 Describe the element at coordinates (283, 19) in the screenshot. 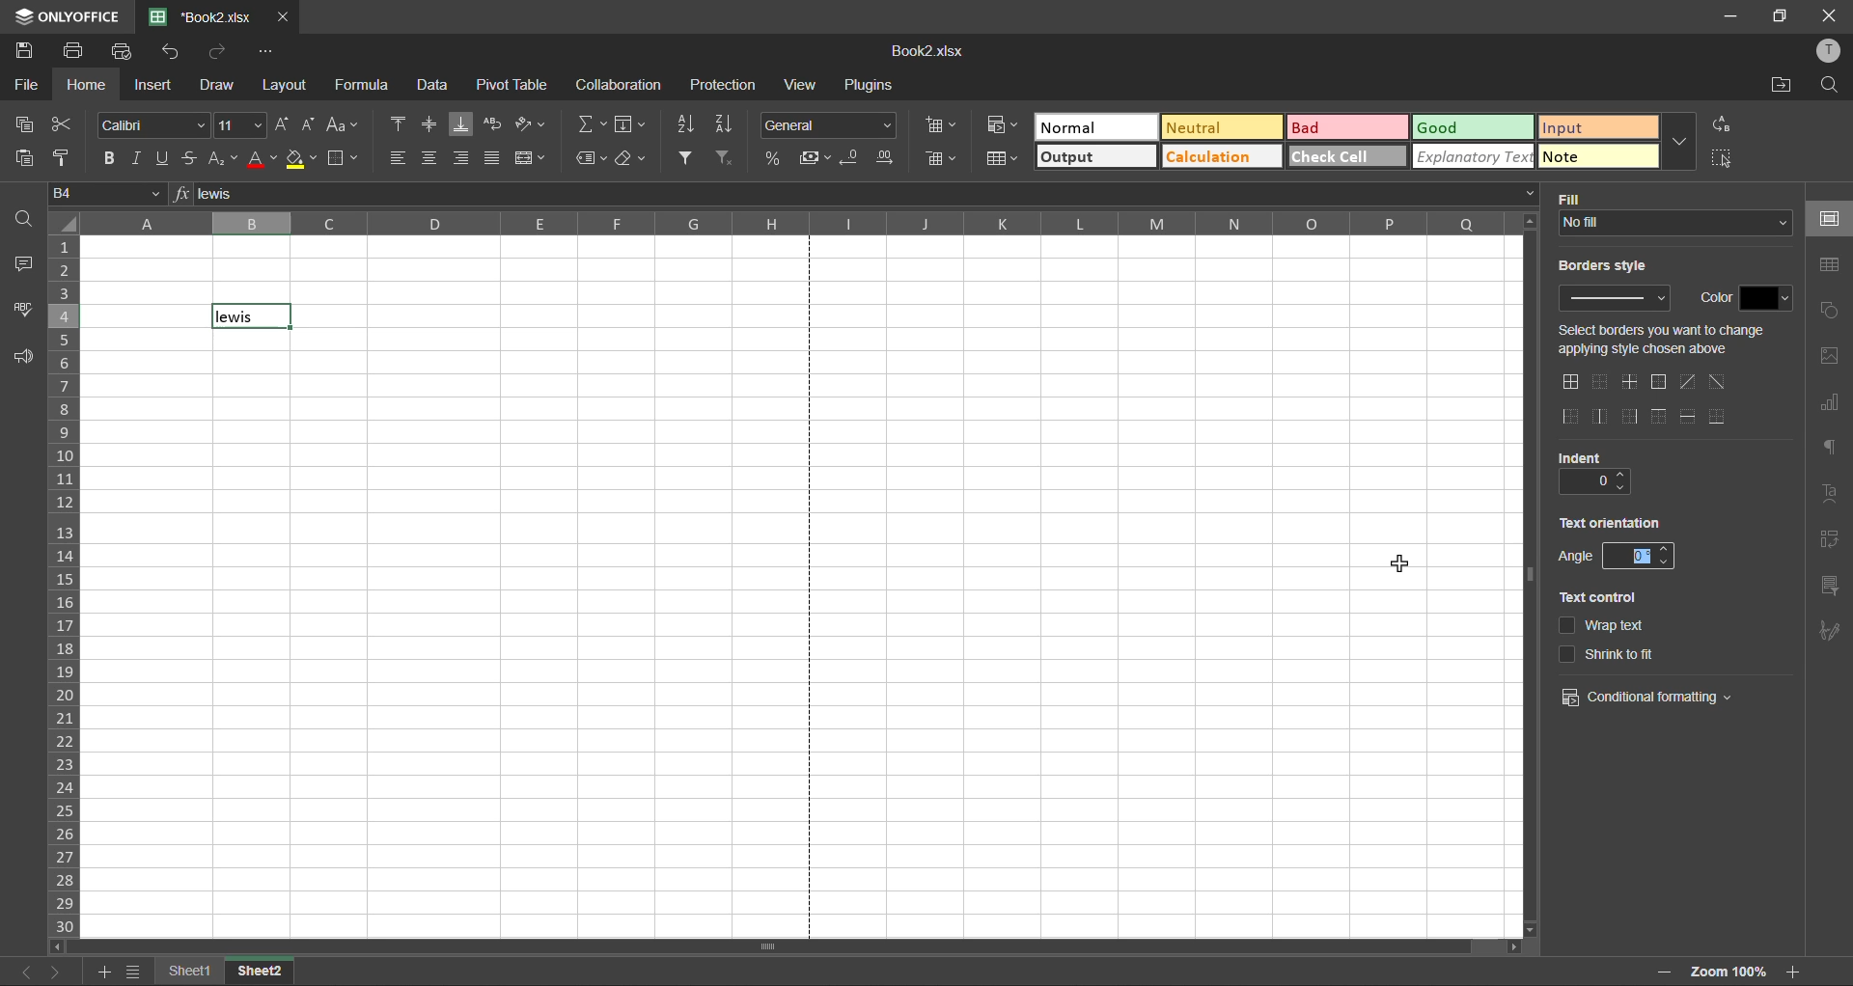

I see `close tab` at that location.